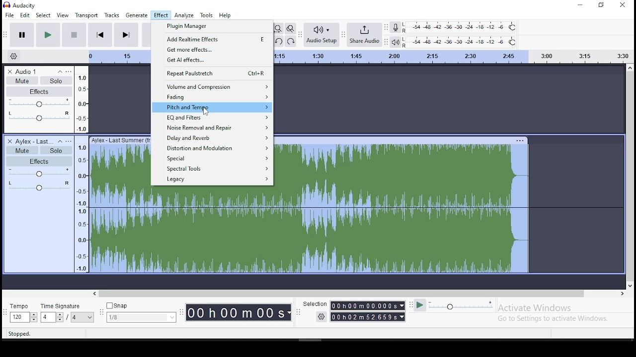  What do you see at coordinates (63, 16) in the screenshot?
I see `view` at bounding box center [63, 16].